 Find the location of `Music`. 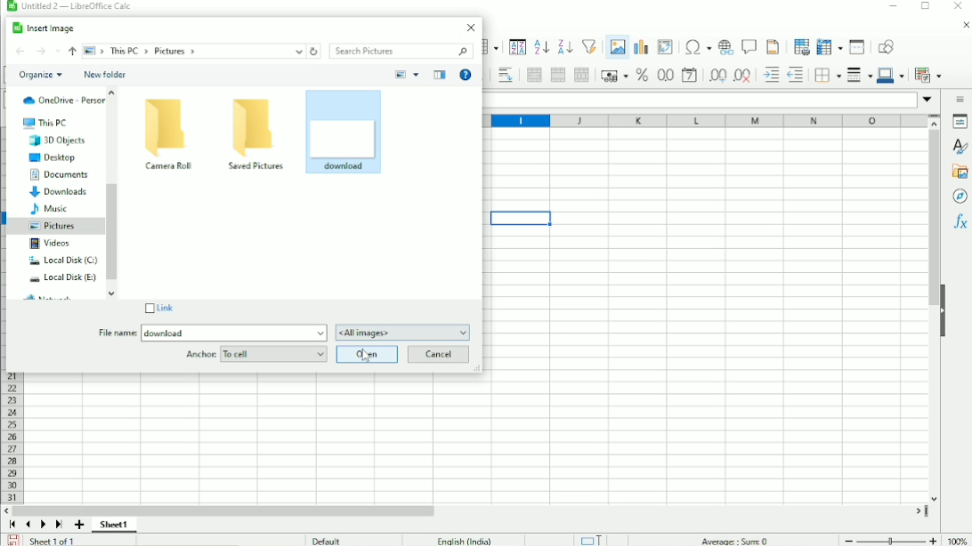

Music is located at coordinates (48, 208).